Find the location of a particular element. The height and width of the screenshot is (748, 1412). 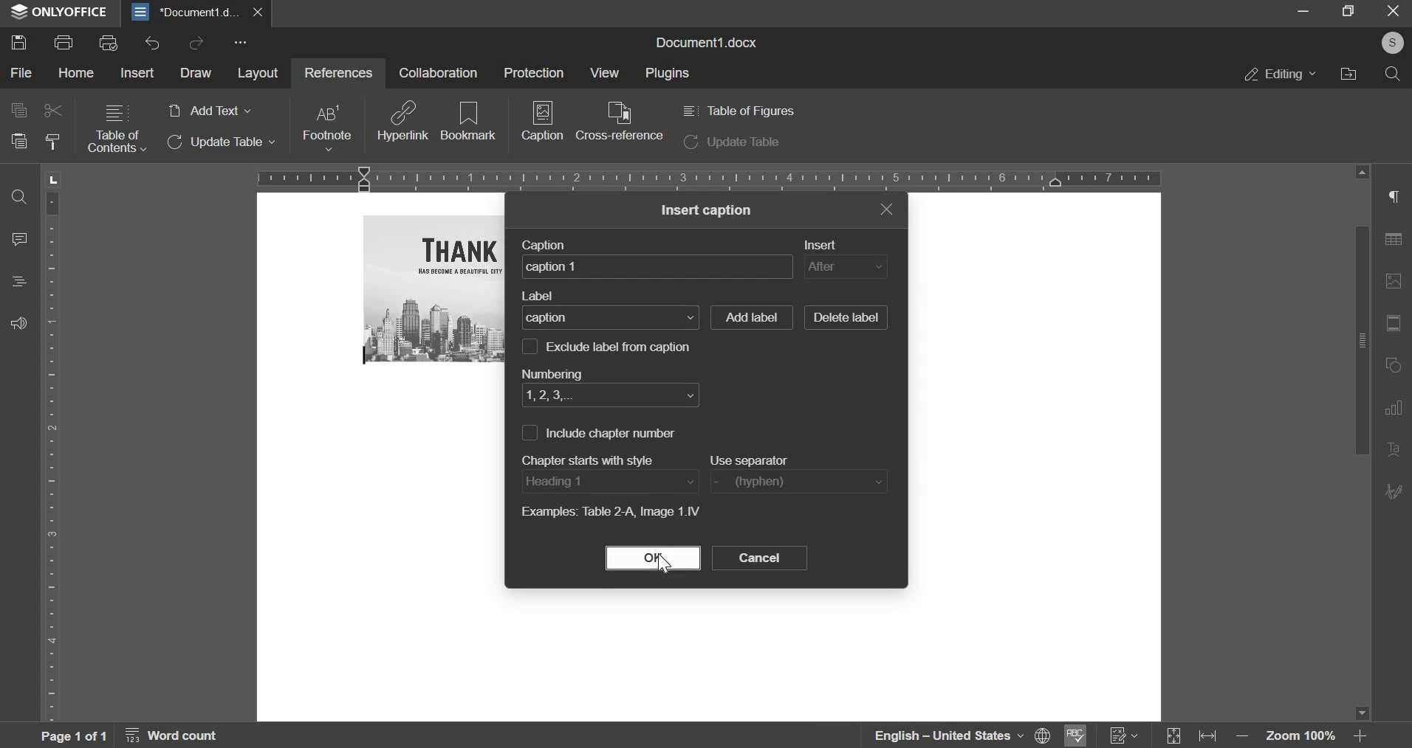

draw is located at coordinates (195, 73).